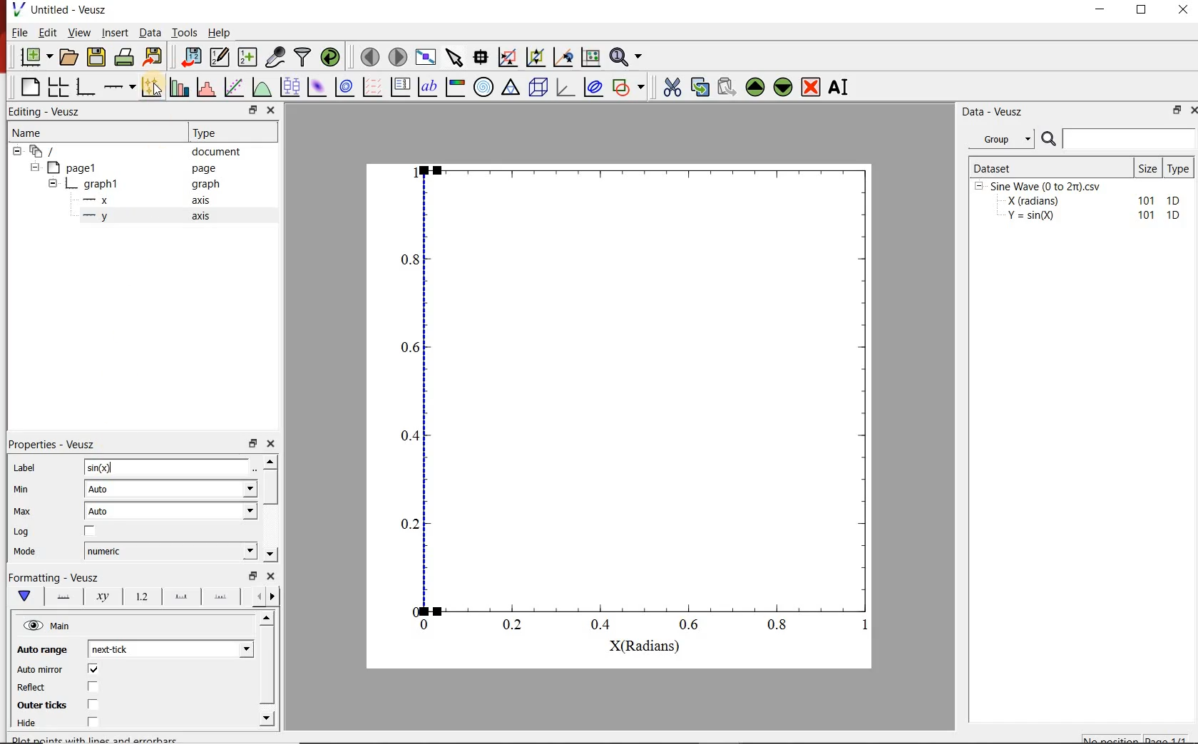 The width and height of the screenshot is (1198, 744). I want to click on go to next page, so click(398, 56).